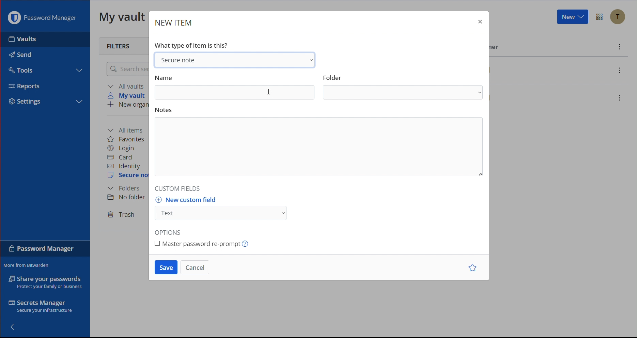 This screenshot has height=338, width=637. What do you see at coordinates (193, 44) in the screenshot?
I see `What type of item is this?` at bounding box center [193, 44].